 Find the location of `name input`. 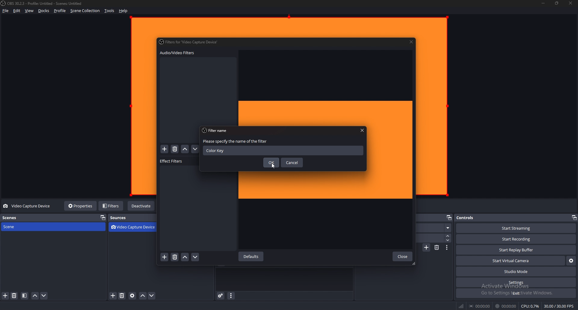

name input is located at coordinates (283, 150).